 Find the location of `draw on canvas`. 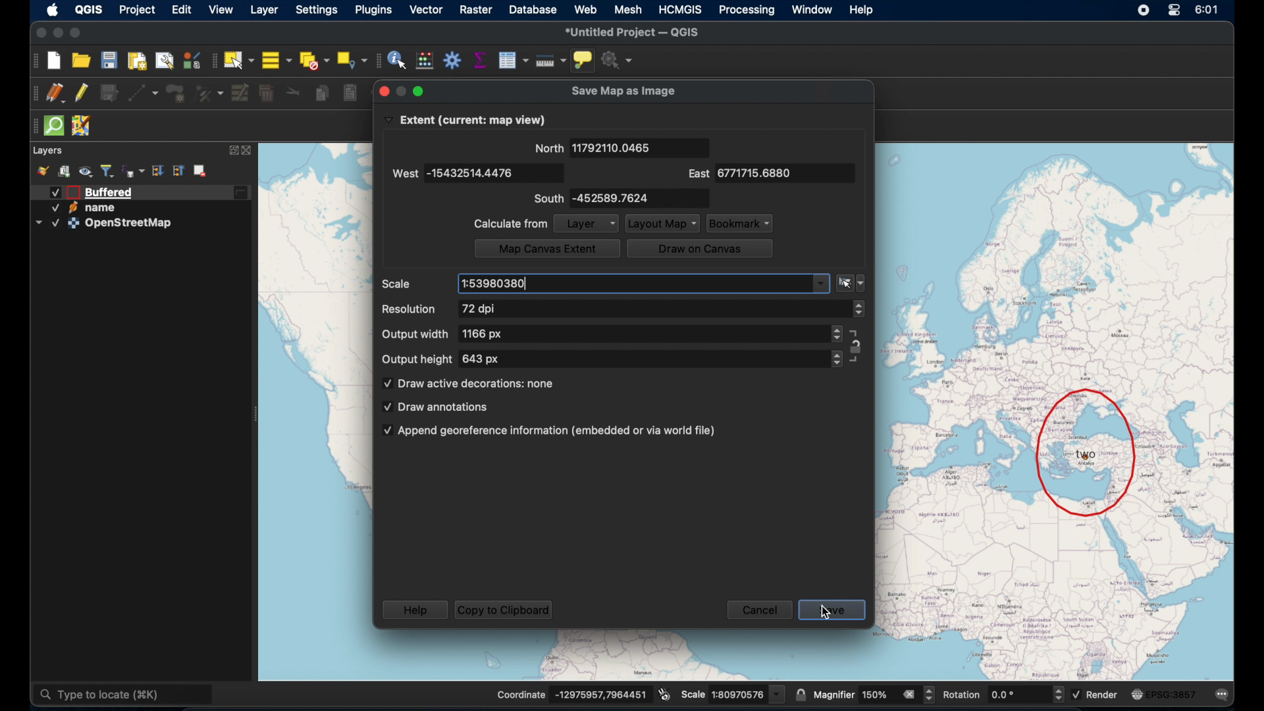

draw on canvas is located at coordinates (698, 249).